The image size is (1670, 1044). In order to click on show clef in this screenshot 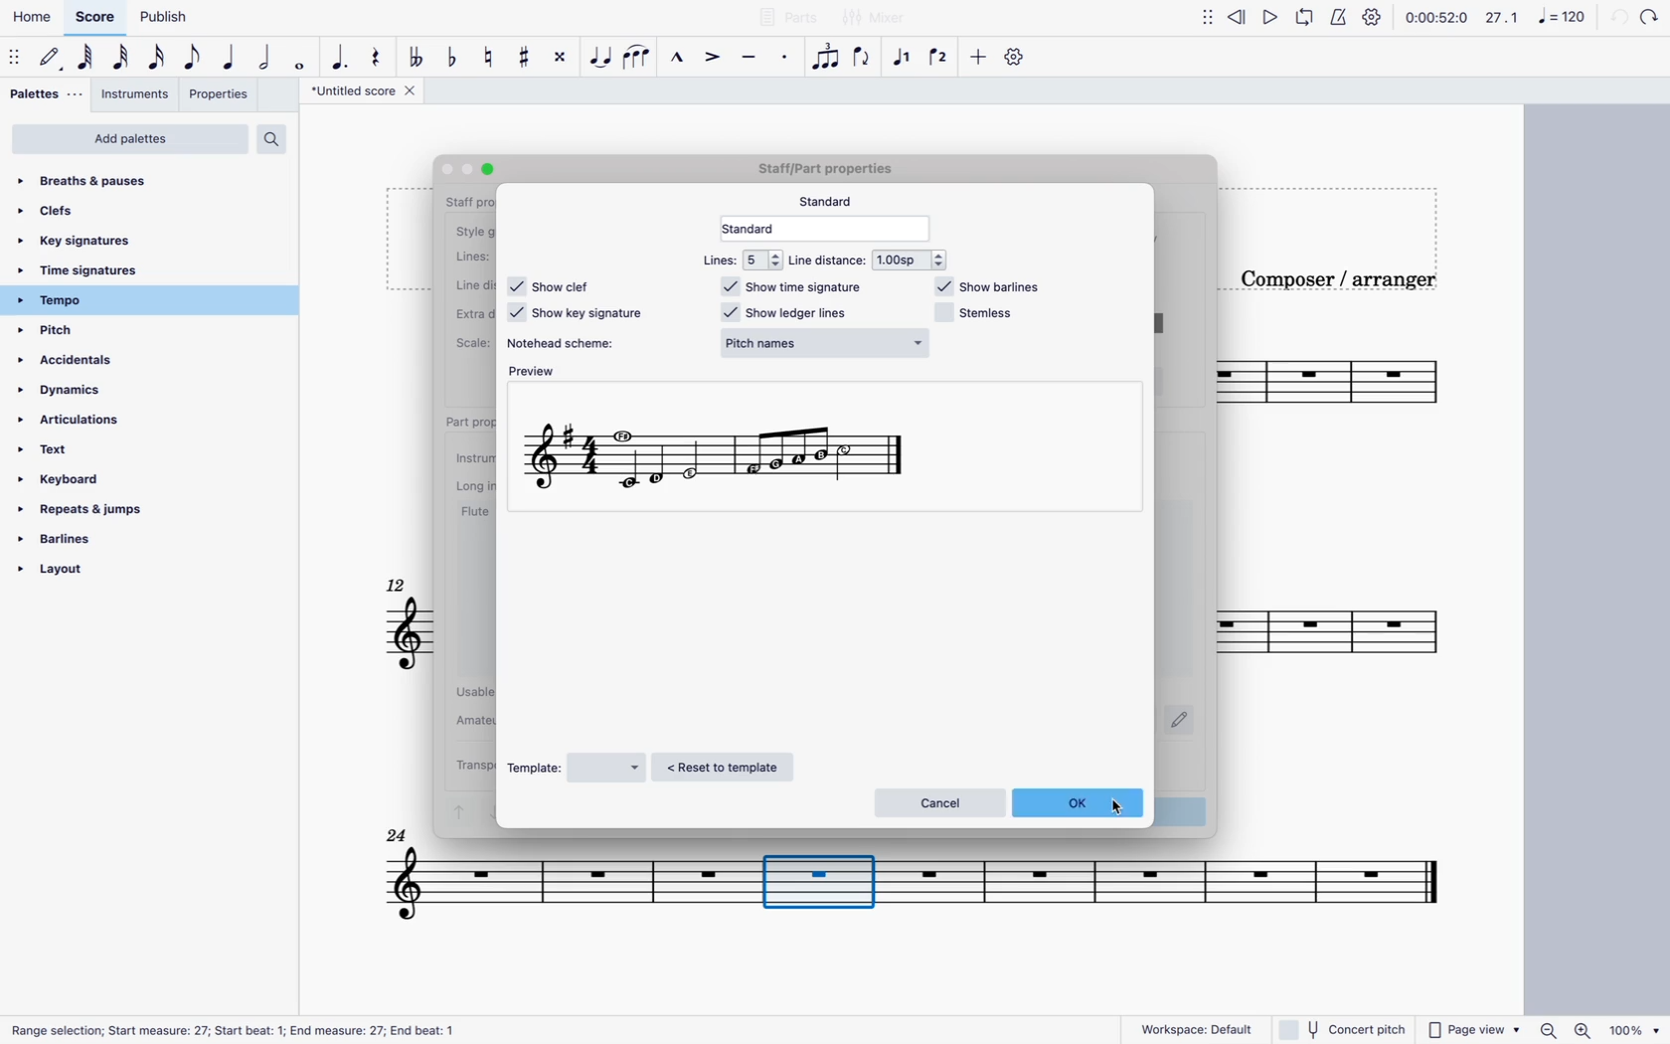, I will do `click(553, 285)`.